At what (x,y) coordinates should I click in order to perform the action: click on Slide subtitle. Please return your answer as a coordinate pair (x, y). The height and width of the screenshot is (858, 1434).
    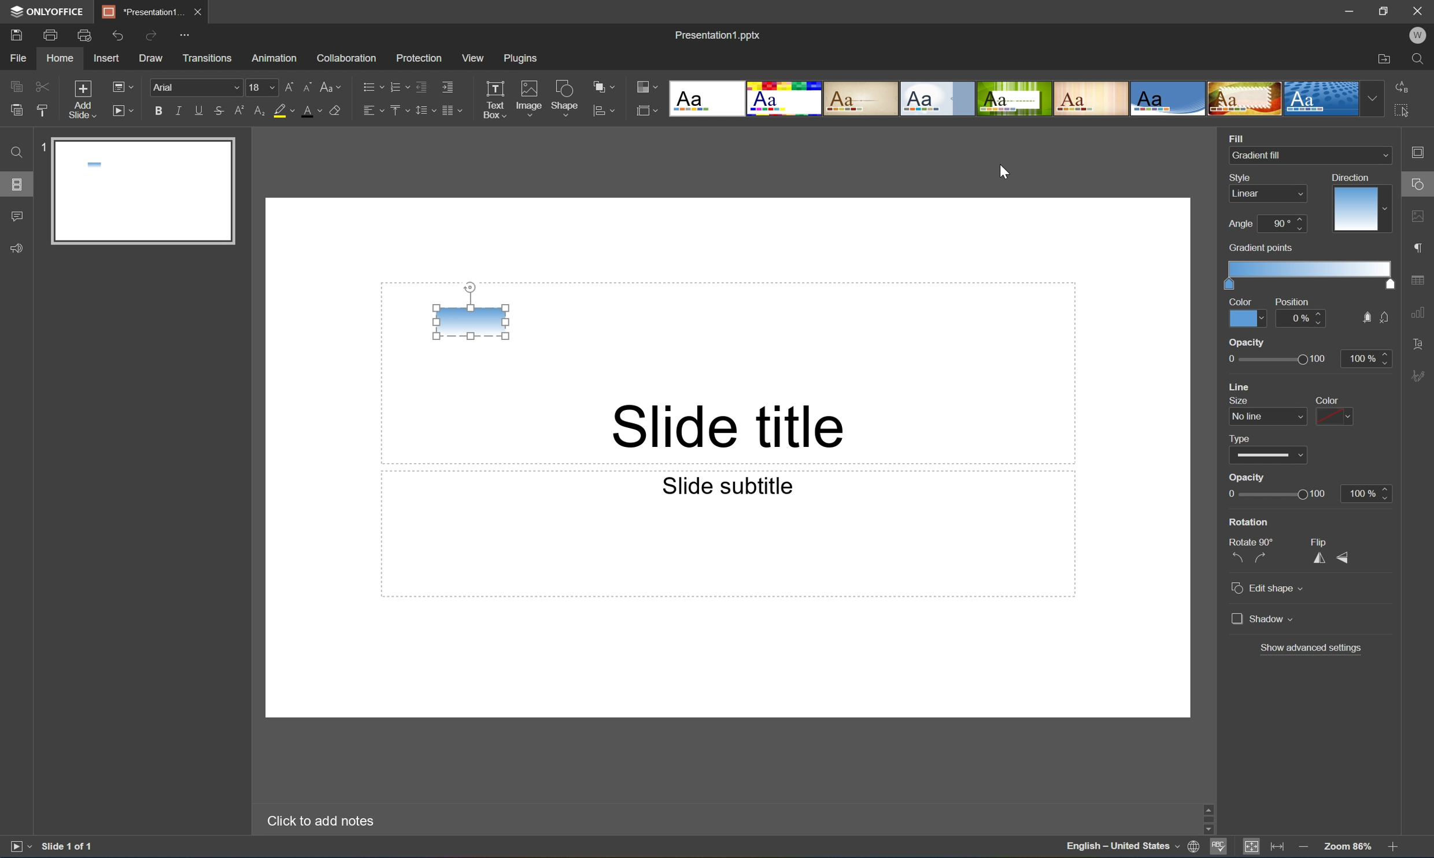
    Looking at the image, I should click on (725, 485).